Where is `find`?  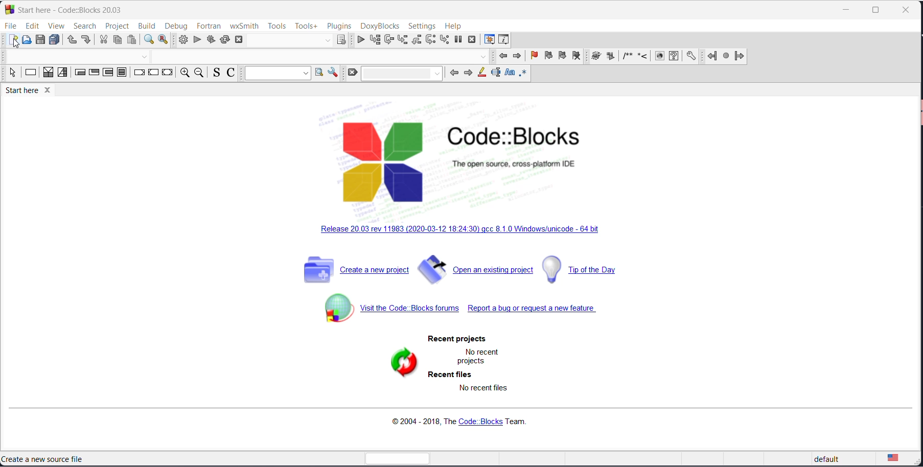 find is located at coordinates (148, 40).